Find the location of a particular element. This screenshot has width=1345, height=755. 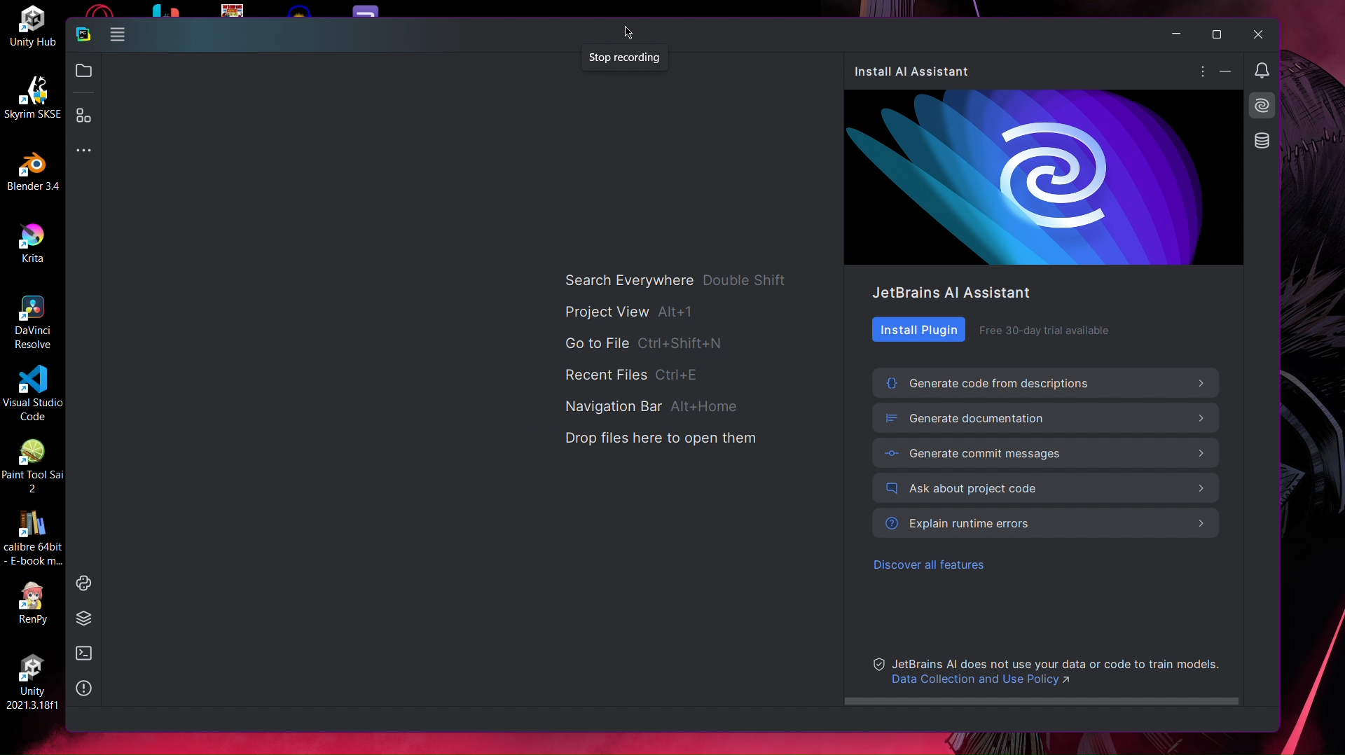

More is located at coordinates (1203, 72).